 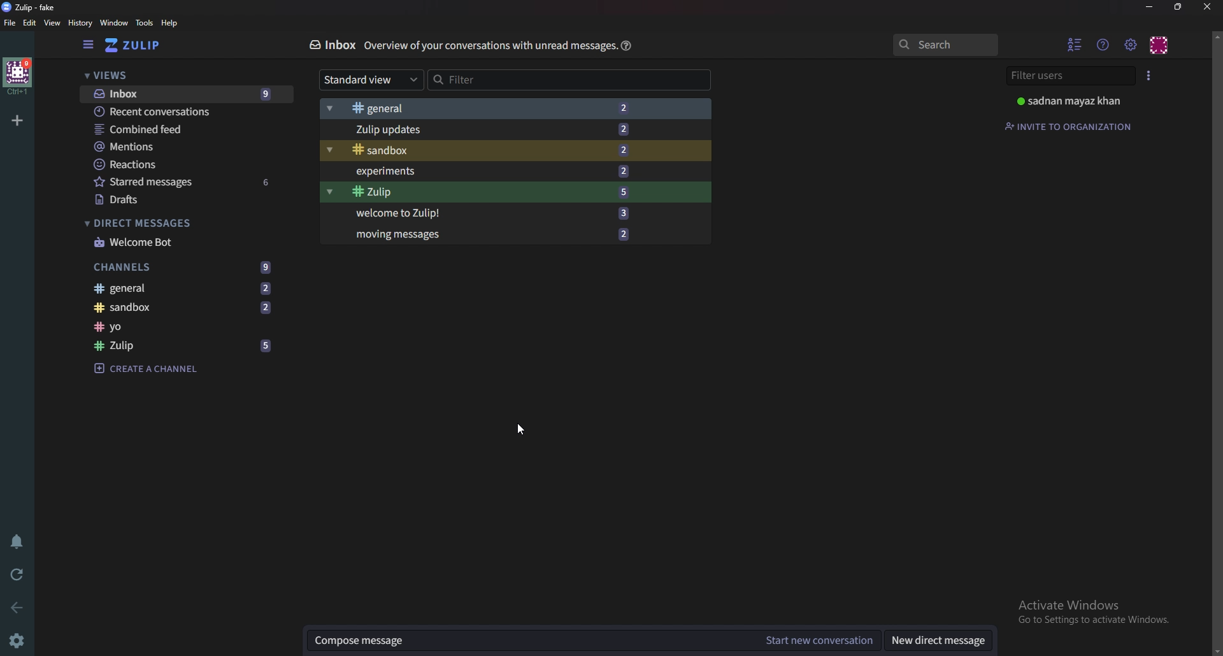 What do you see at coordinates (499, 109) in the screenshot?
I see `General` at bounding box center [499, 109].